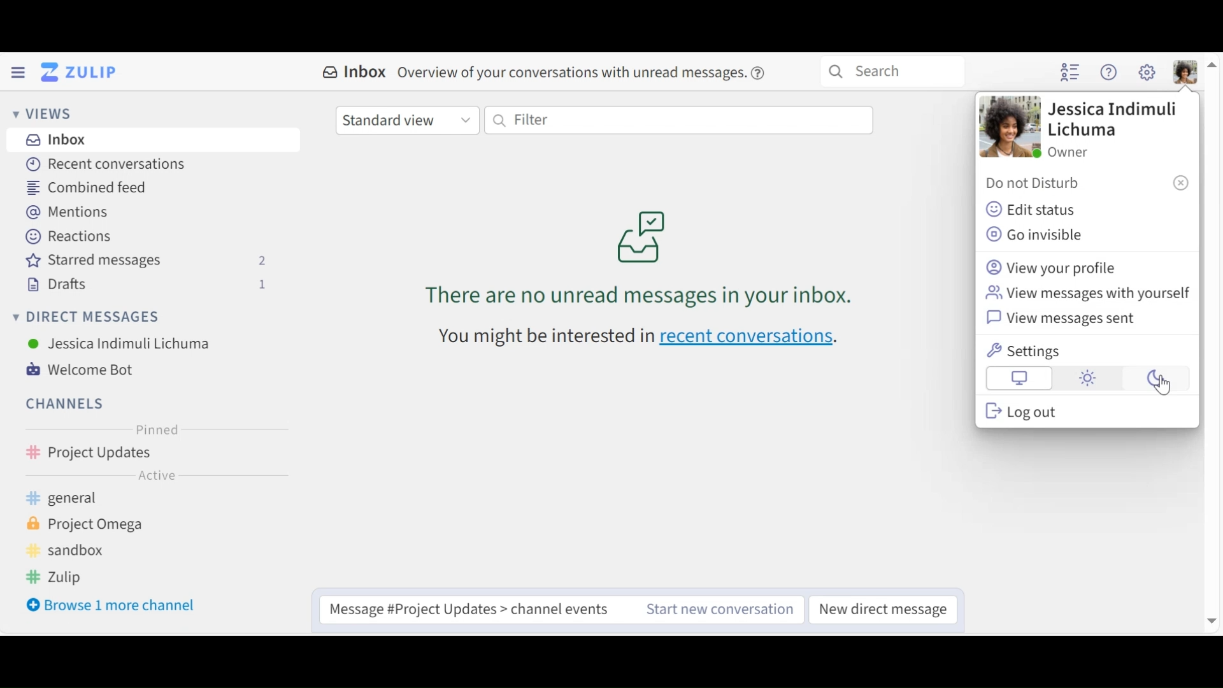 The image size is (1223, 688). What do you see at coordinates (892, 71) in the screenshot?
I see `Search` at bounding box center [892, 71].